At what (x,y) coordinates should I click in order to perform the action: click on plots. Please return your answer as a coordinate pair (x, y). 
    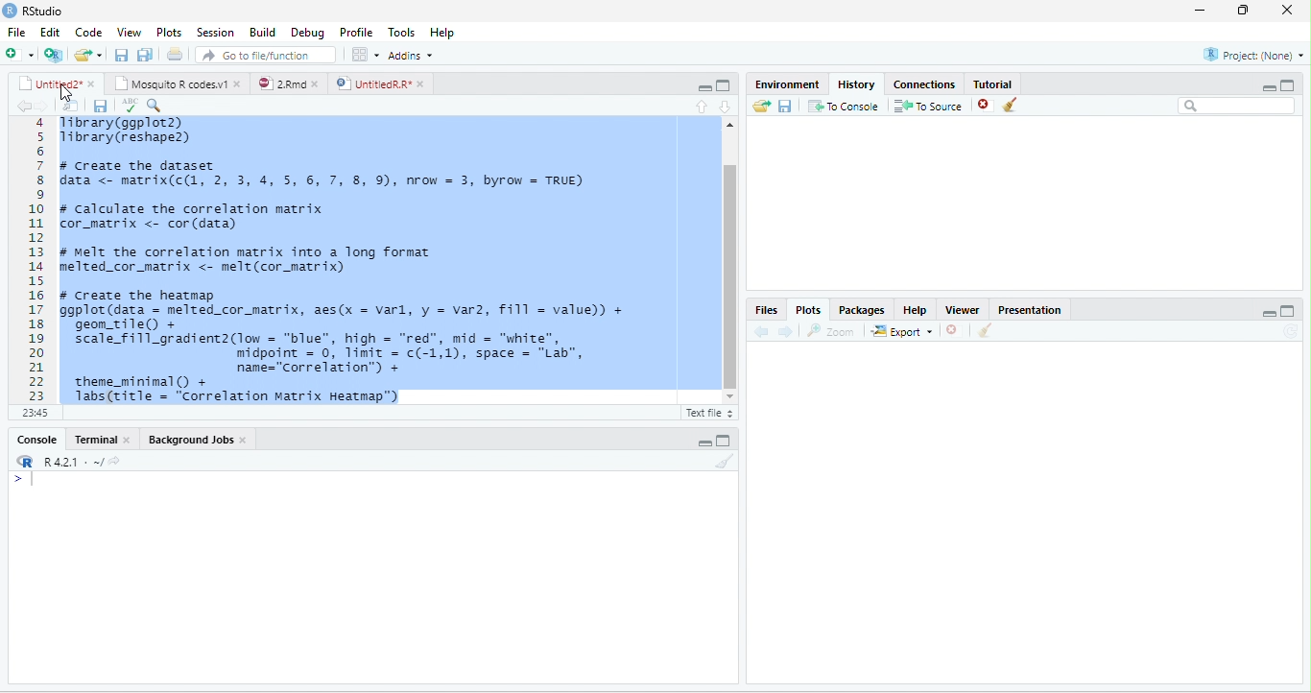
    Looking at the image, I should click on (169, 32).